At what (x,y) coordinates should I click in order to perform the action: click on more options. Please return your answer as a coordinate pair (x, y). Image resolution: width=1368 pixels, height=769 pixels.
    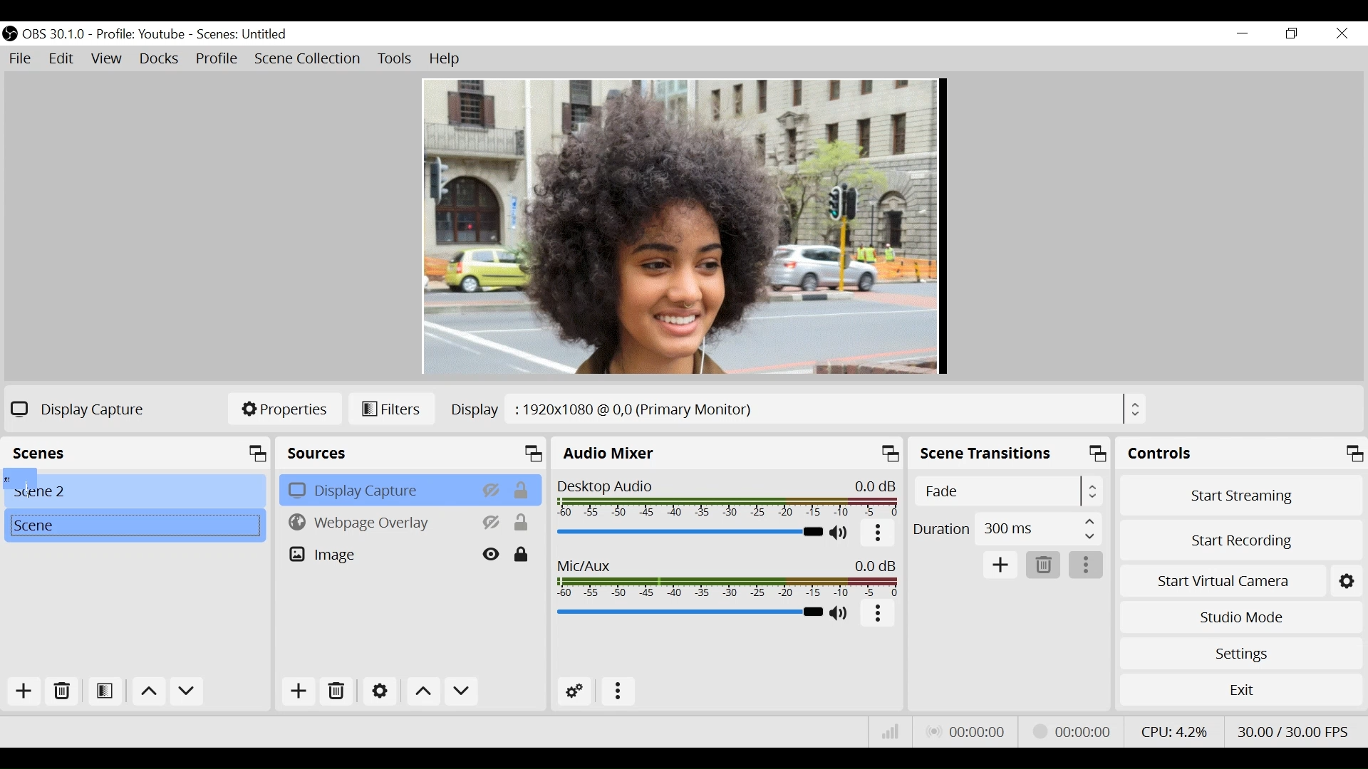
    Looking at the image, I should click on (879, 613).